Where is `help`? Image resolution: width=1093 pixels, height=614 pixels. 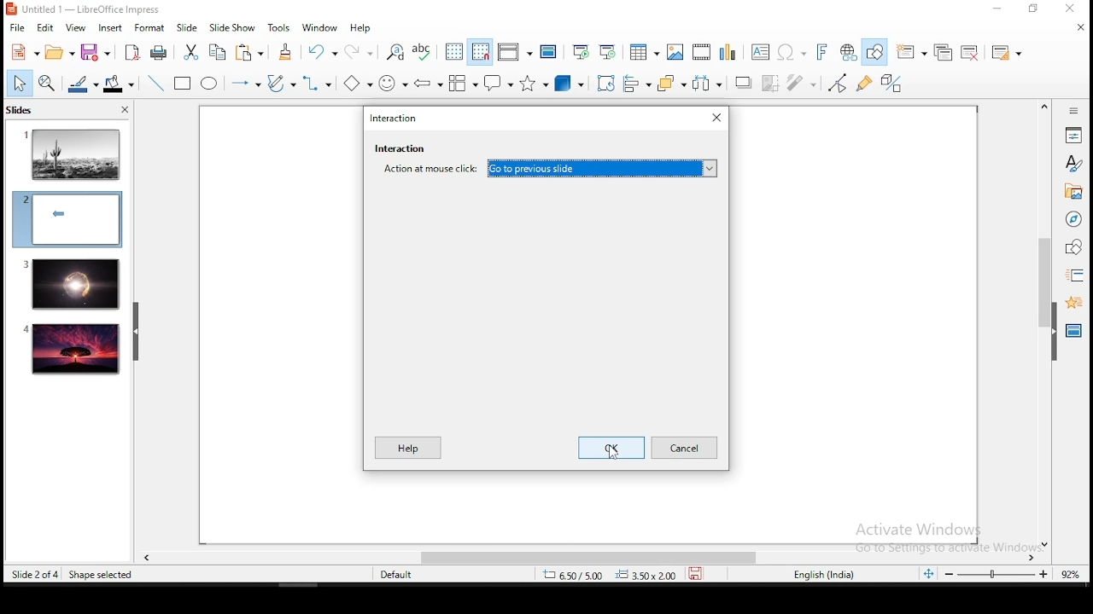
help is located at coordinates (362, 28).